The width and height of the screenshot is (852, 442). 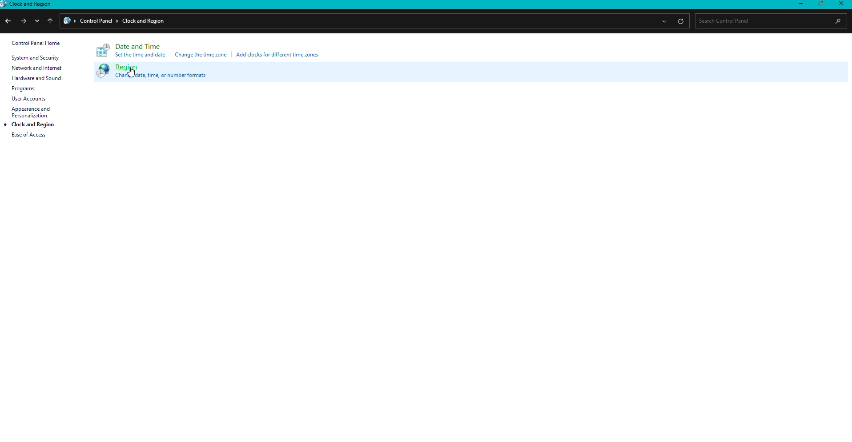 What do you see at coordinates (140, 47) in the screenshot?
I see `Date and Time` at bounding box center [140, 47].